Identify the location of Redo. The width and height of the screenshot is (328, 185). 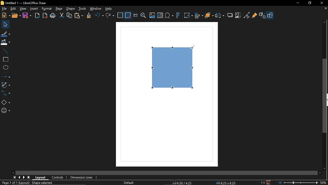
(110, 15).